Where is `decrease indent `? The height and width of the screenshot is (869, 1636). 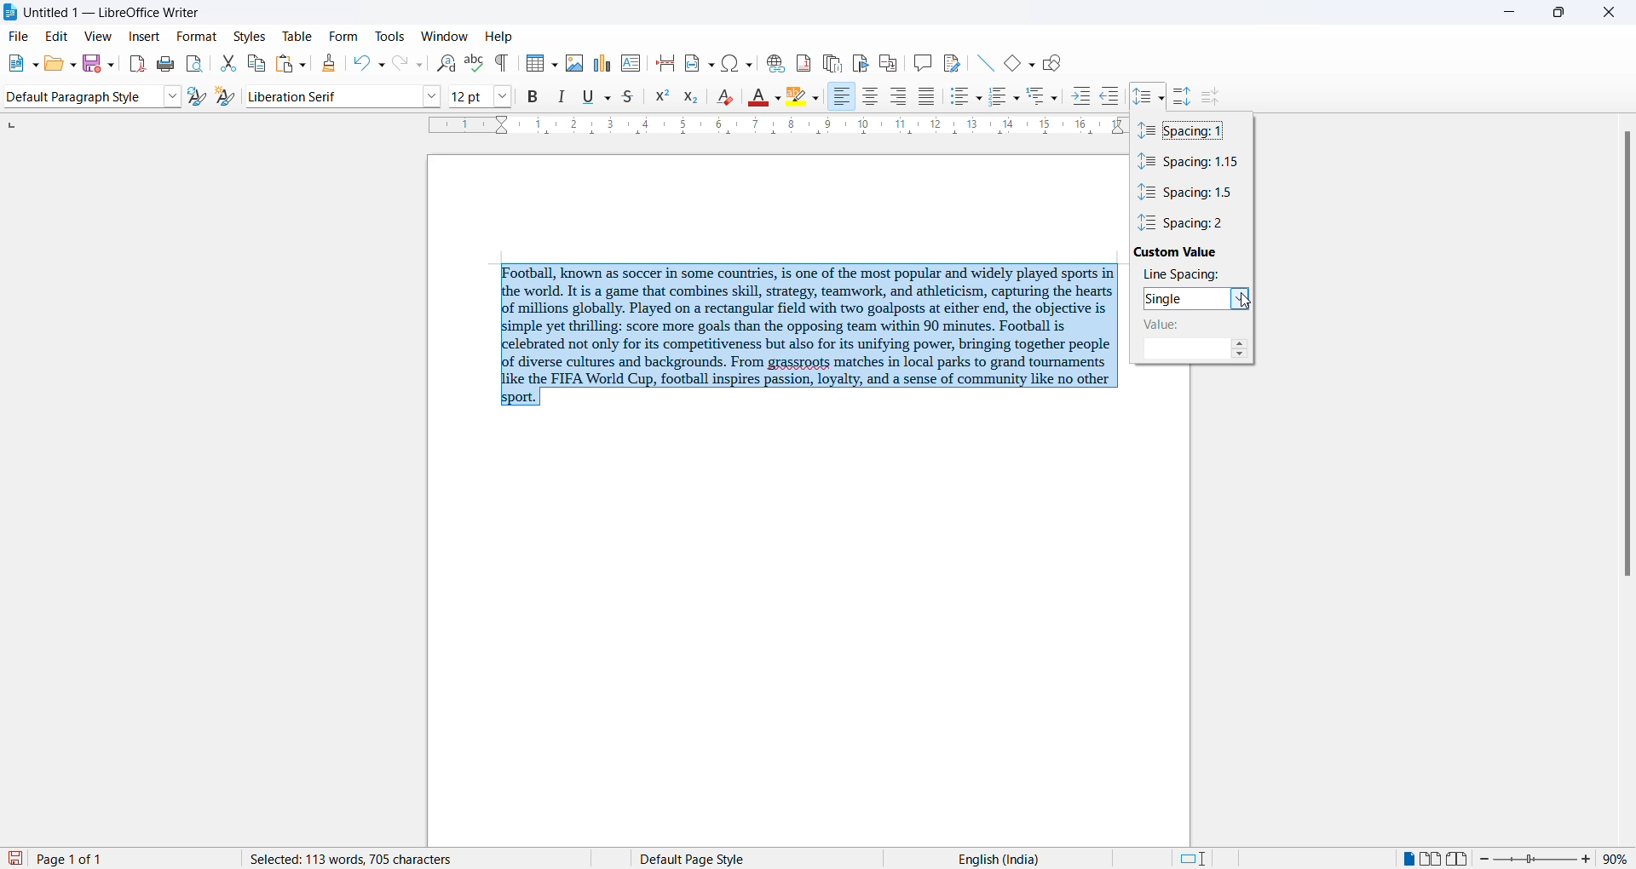 decrease indent  is located at coordinates (1111, 95).